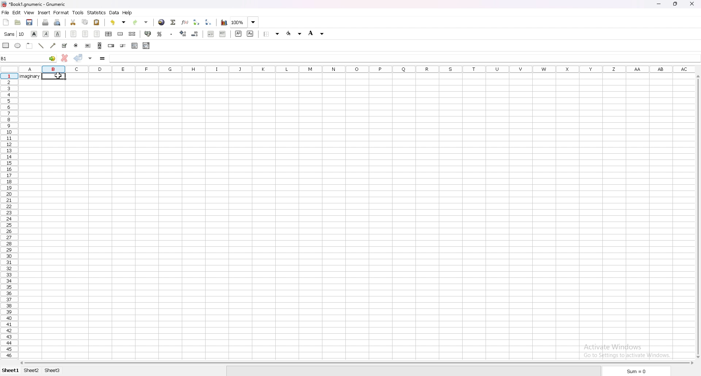  Describe the element at coordinates (34, 4) in the screenshot. I see `file name` at that location.